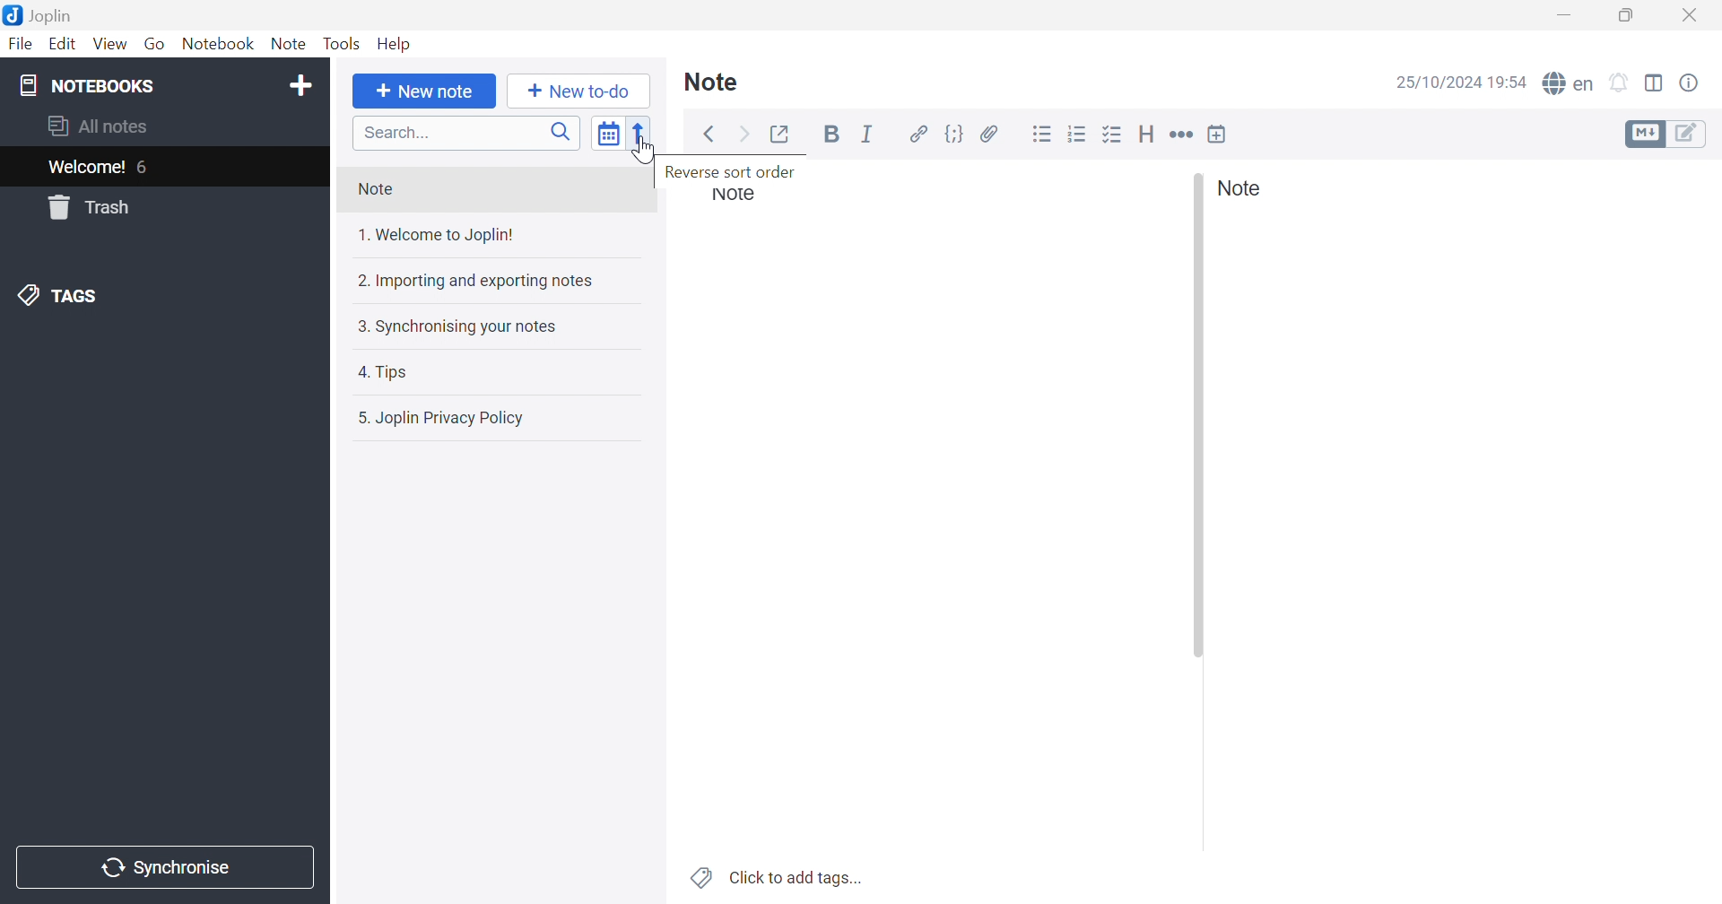 The width and height of the screenshot is (1722, 904). Describe the element at coordinates (443, 419) in the screenshot. I see `5. Joplin Privacy Policy` at that location.